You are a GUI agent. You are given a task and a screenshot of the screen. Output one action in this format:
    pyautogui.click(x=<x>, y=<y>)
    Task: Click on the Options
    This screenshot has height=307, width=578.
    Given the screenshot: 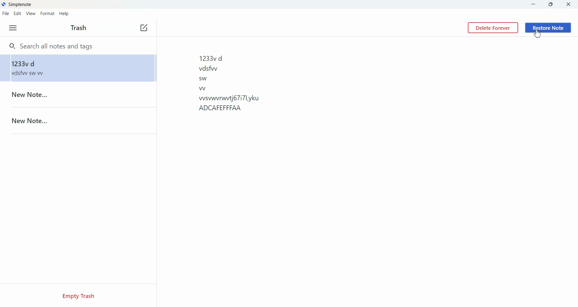 What is the action you would take?
    pyautogui.click(x=13, y=28)
    